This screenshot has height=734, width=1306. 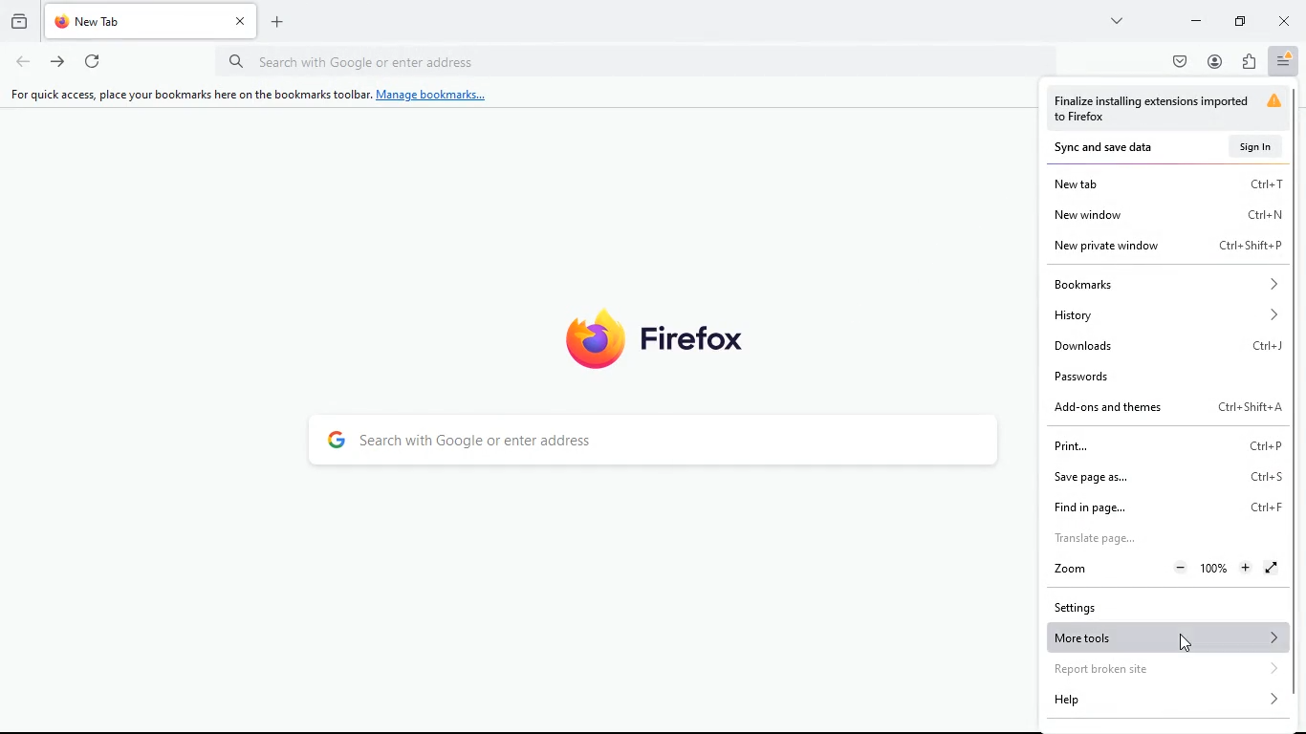 What do you see at coordinates (153, 23) in the screenshot?
I see `tab` at bounding box center [153, 23].